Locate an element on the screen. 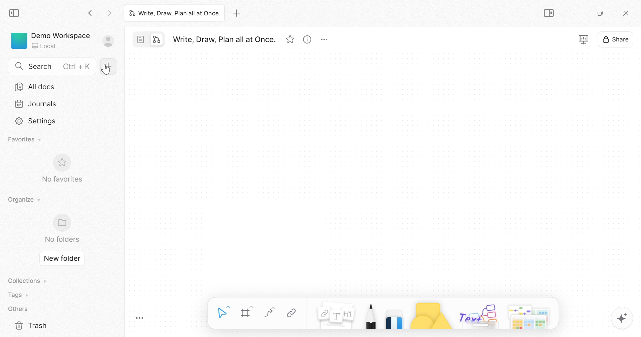 The height and width of the screenshot is (337, 641). AFFINE AI is located at coordinates (623, 320).